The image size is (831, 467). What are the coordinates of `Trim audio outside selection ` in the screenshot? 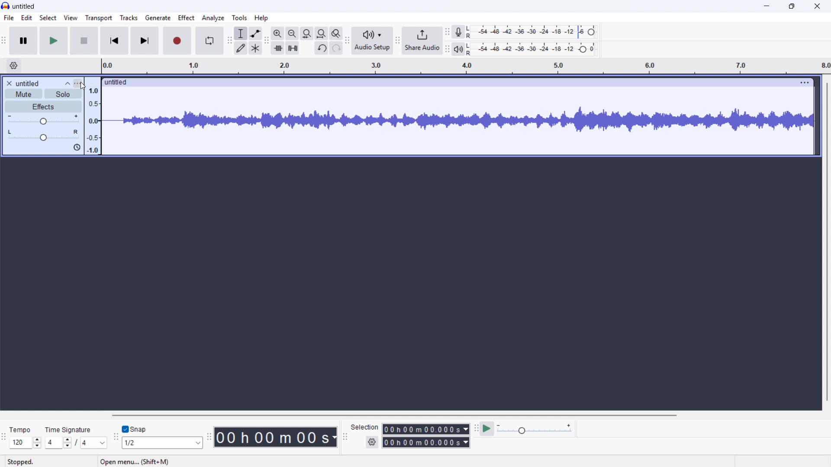 It's located at (278, 48).